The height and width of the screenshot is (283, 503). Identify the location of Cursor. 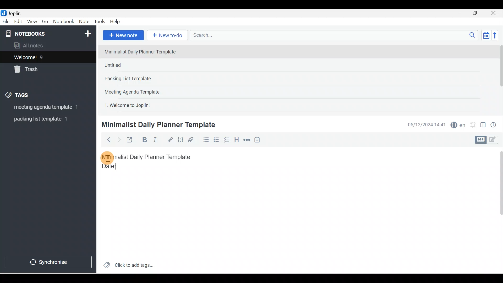
(107, 157).